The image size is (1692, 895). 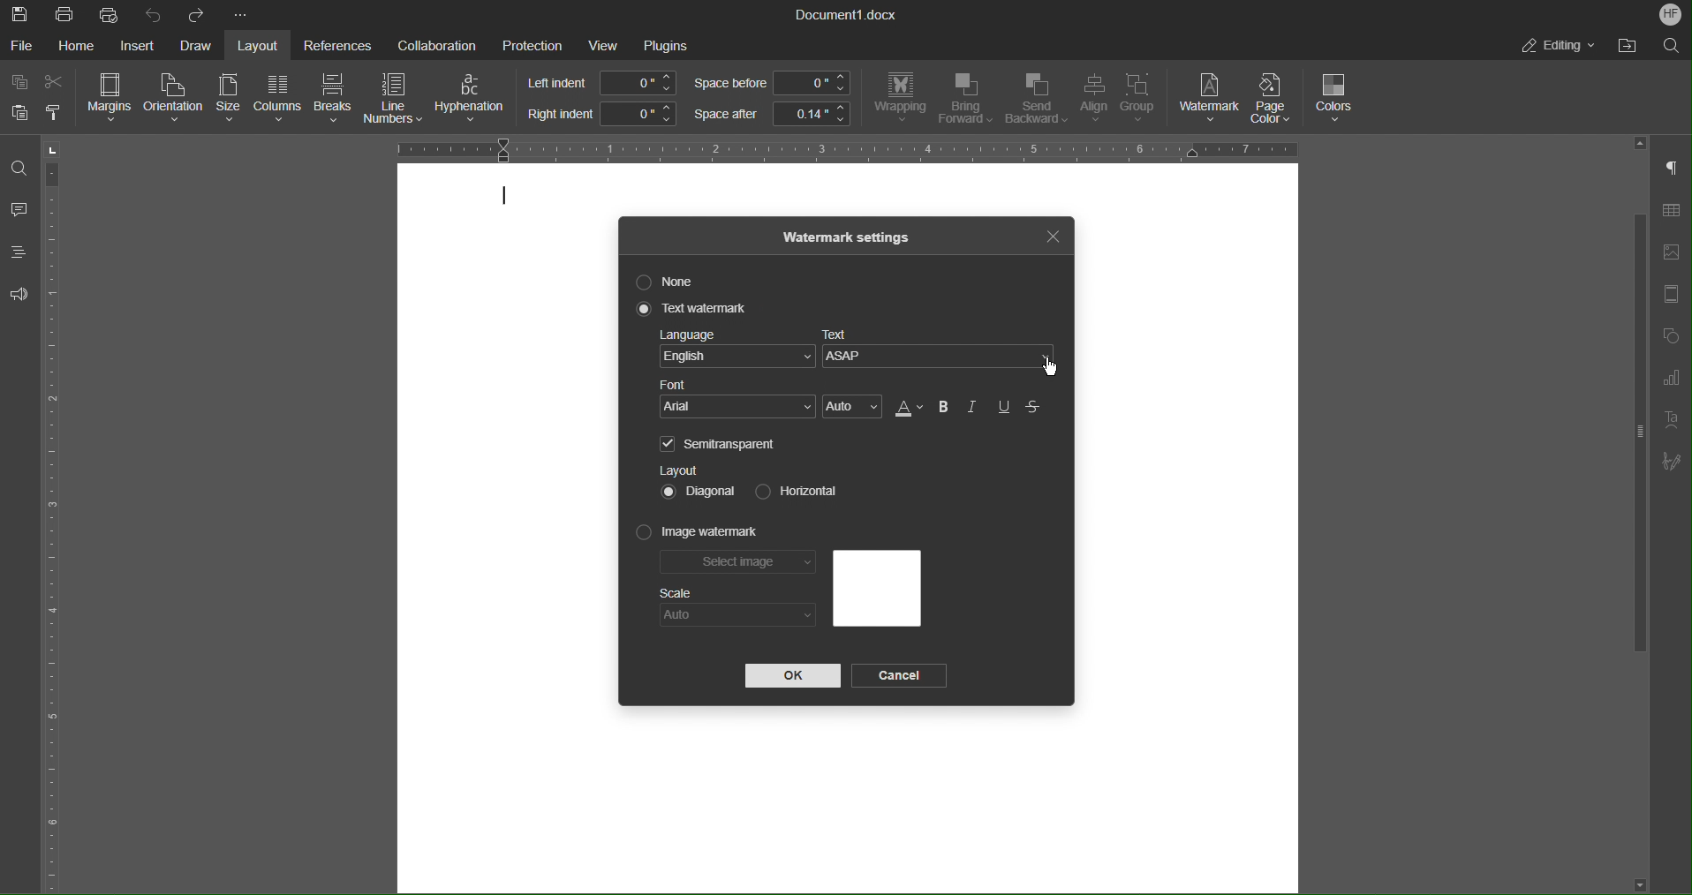 What do you see at coordinates (56, 113) in the screenshot?
I see `Copy Style` at bounding box center [56, 113].